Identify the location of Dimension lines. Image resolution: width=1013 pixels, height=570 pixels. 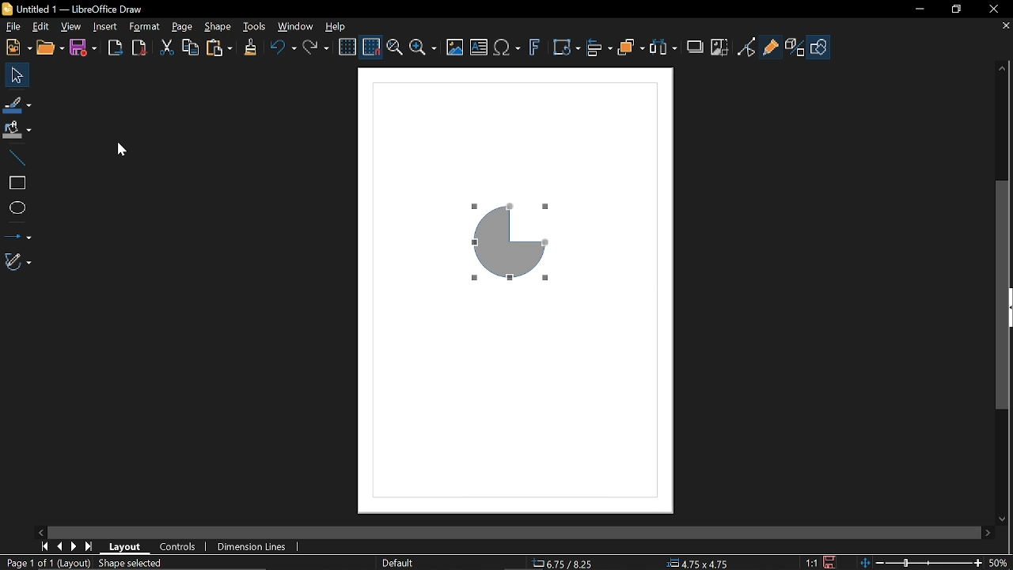
(252, 547).